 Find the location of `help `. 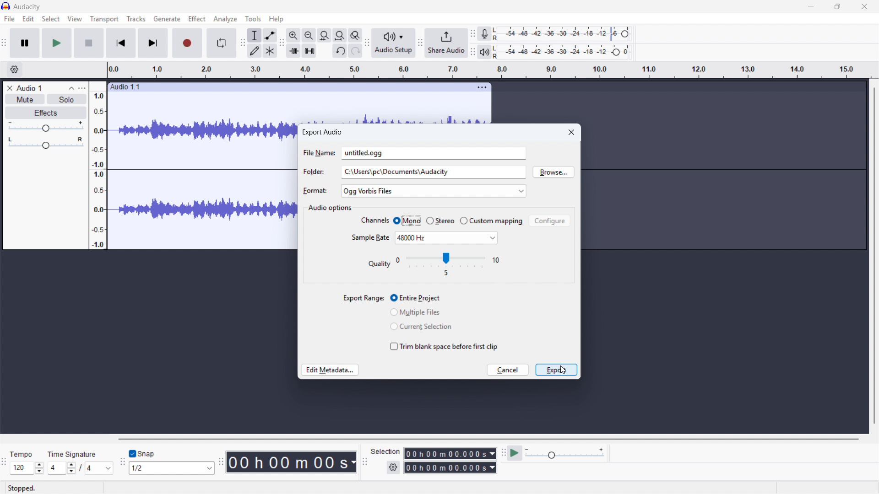

help  is located at coordinates (277, 19).